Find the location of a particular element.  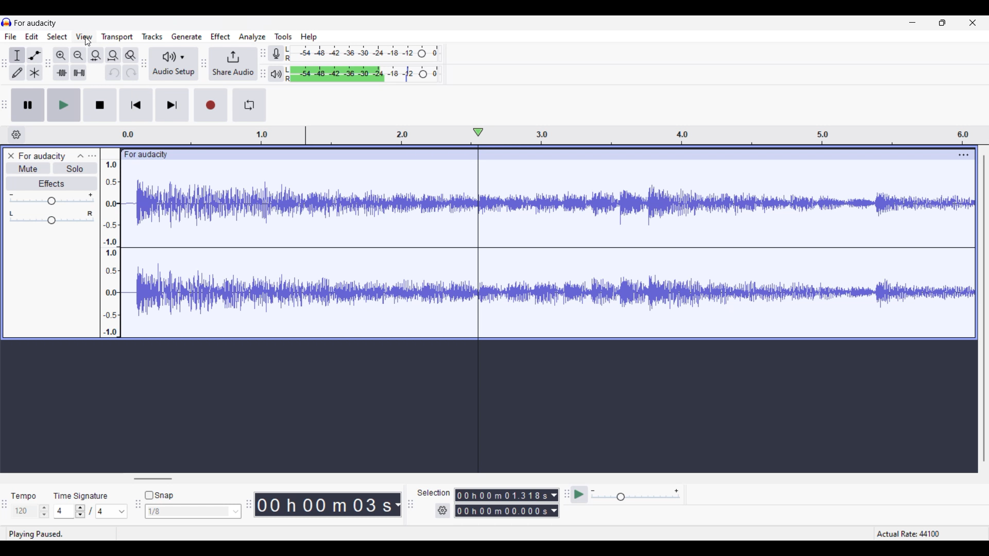

Duration measurement options is located at coordinates (397, 505).